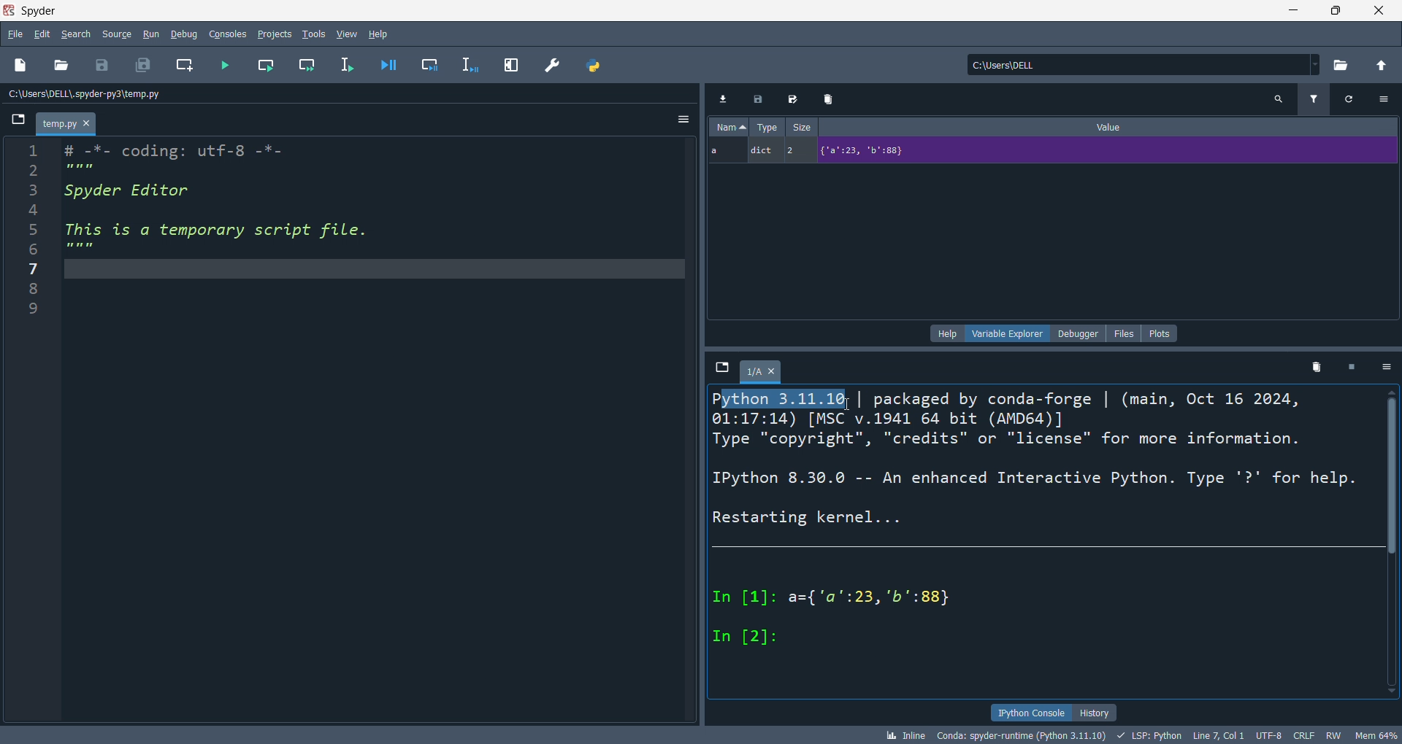 The image size is (1402, 744). Describe the element at coordinates (1217, 736) in the screenshot. I see `LINE 7, COL 1` at that location.